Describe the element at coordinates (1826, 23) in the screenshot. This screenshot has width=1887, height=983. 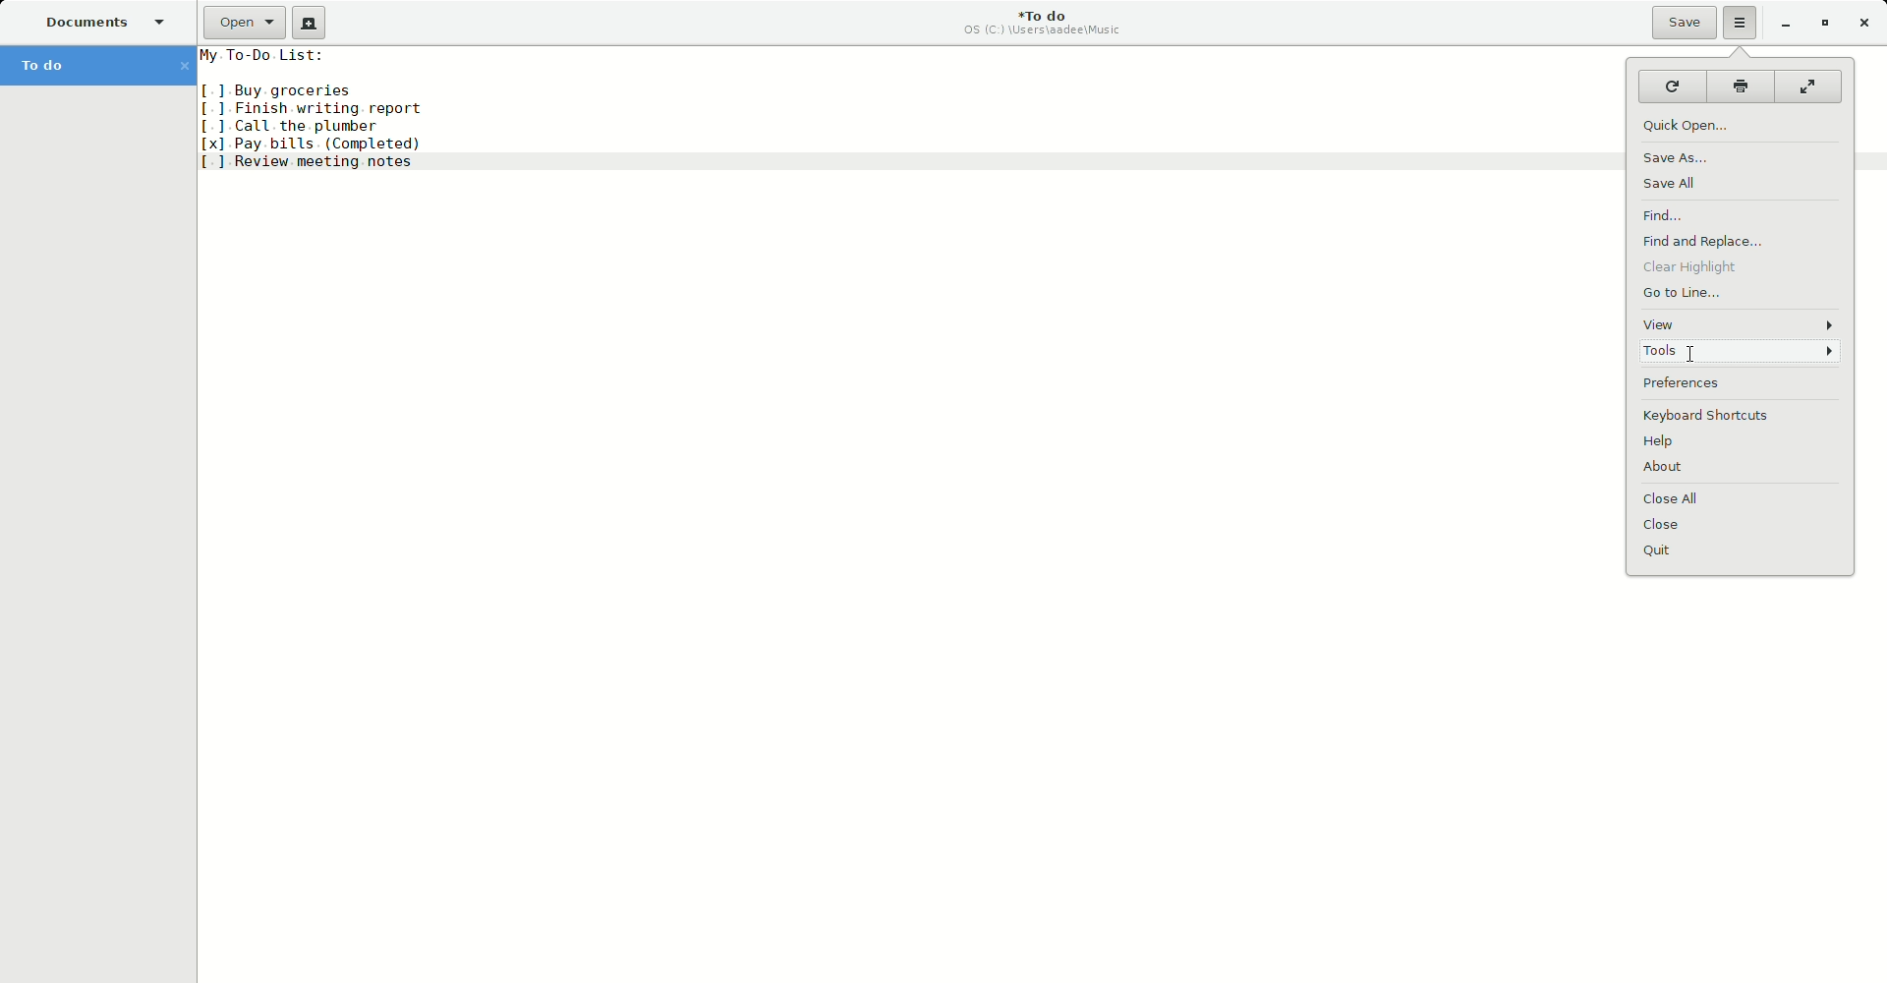
I see `Restore` at that location.